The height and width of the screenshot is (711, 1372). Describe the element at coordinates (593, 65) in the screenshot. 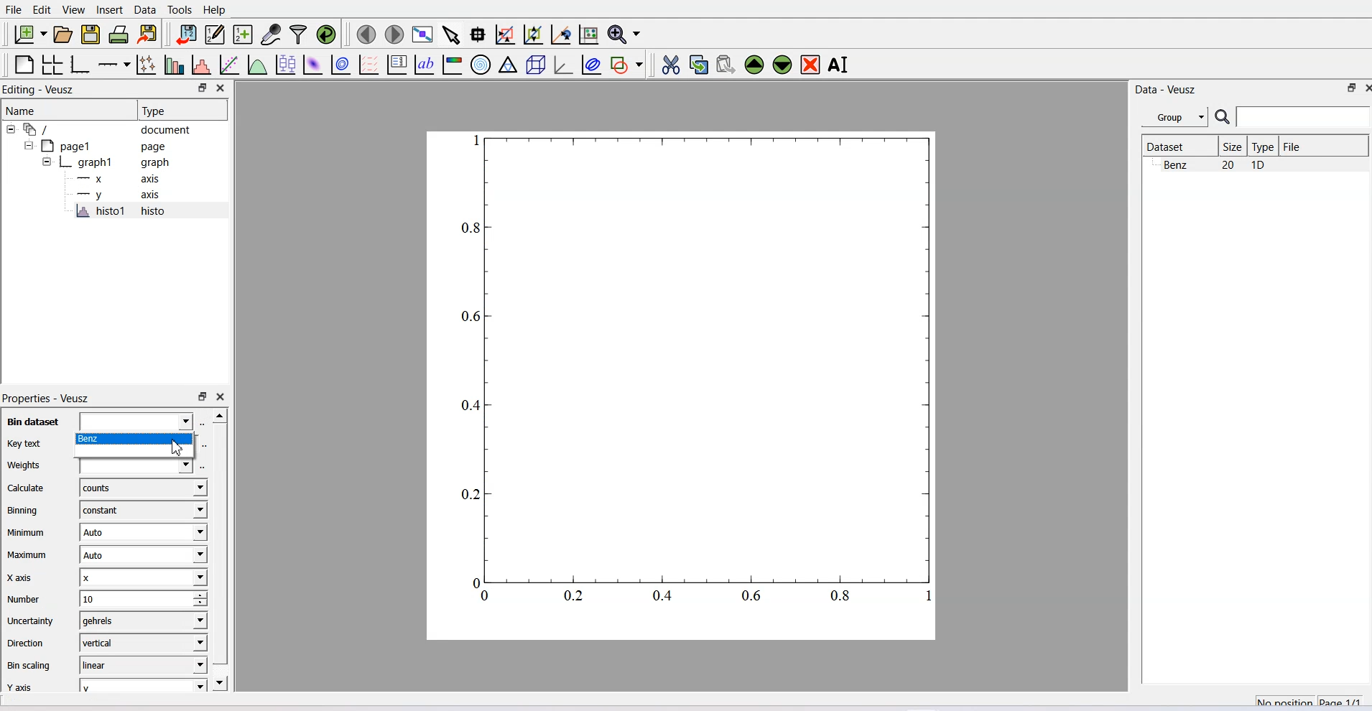

I see `Plot Covariance ellipses` at that location.